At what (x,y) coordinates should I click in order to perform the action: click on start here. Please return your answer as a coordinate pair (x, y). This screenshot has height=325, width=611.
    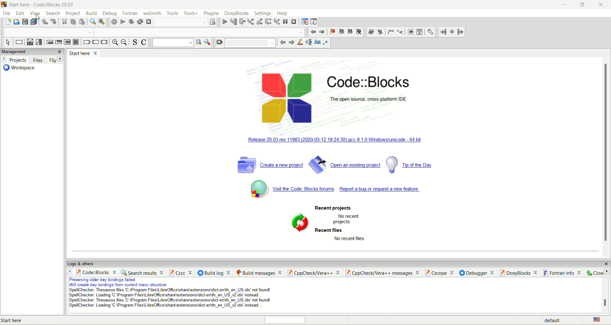
    Looking at the image, I should click on (83, 52).